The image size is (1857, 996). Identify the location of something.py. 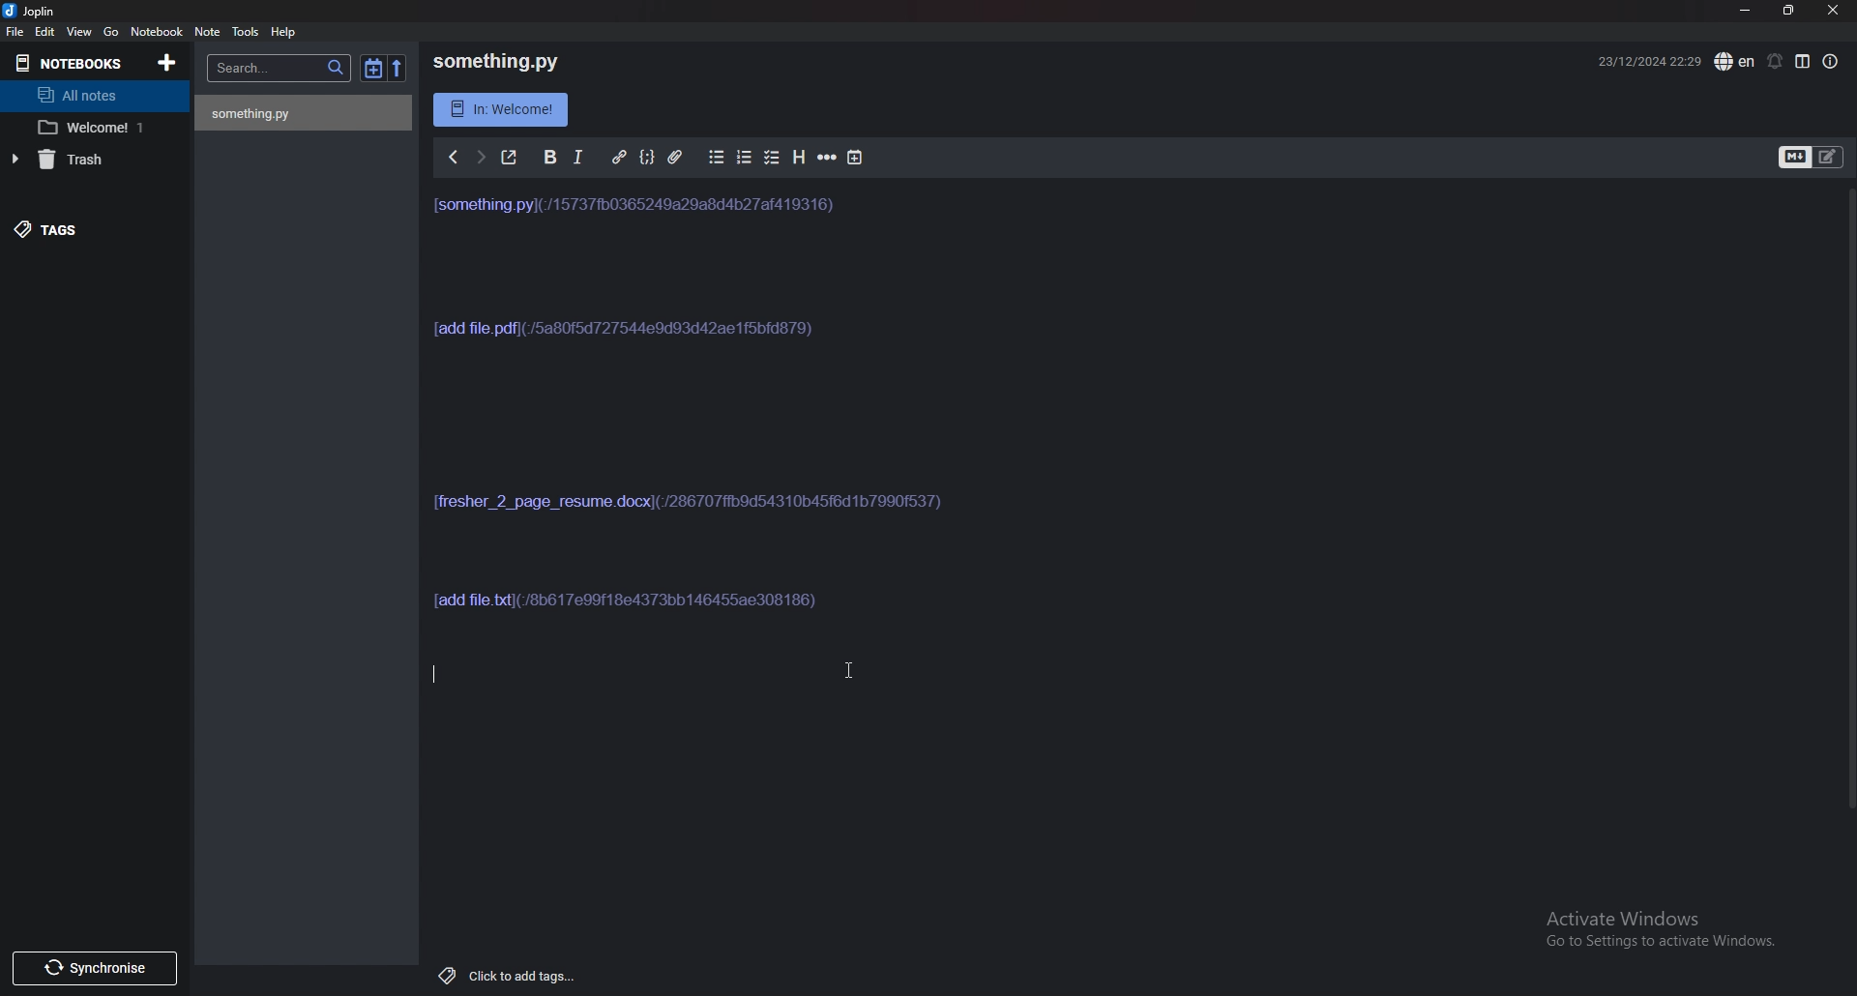
(499, 62).